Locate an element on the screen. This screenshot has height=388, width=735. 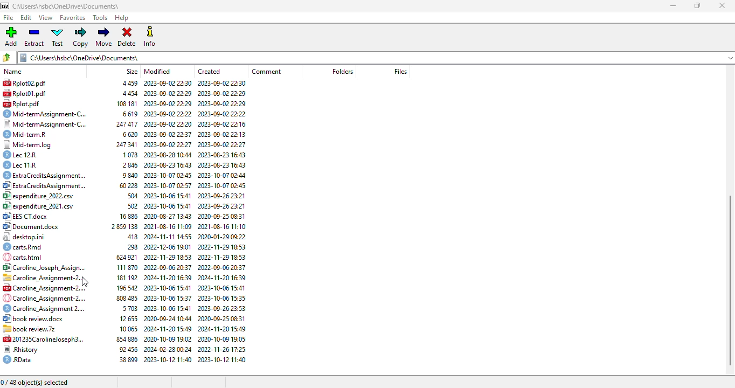
file is located at coordinates (8, 18).